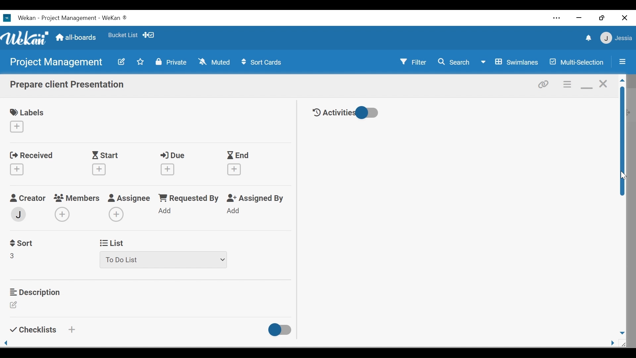  What do you see at coordinates (511, 63) in the screenshot?
I see `Board View` at bounding box center [511, 63].